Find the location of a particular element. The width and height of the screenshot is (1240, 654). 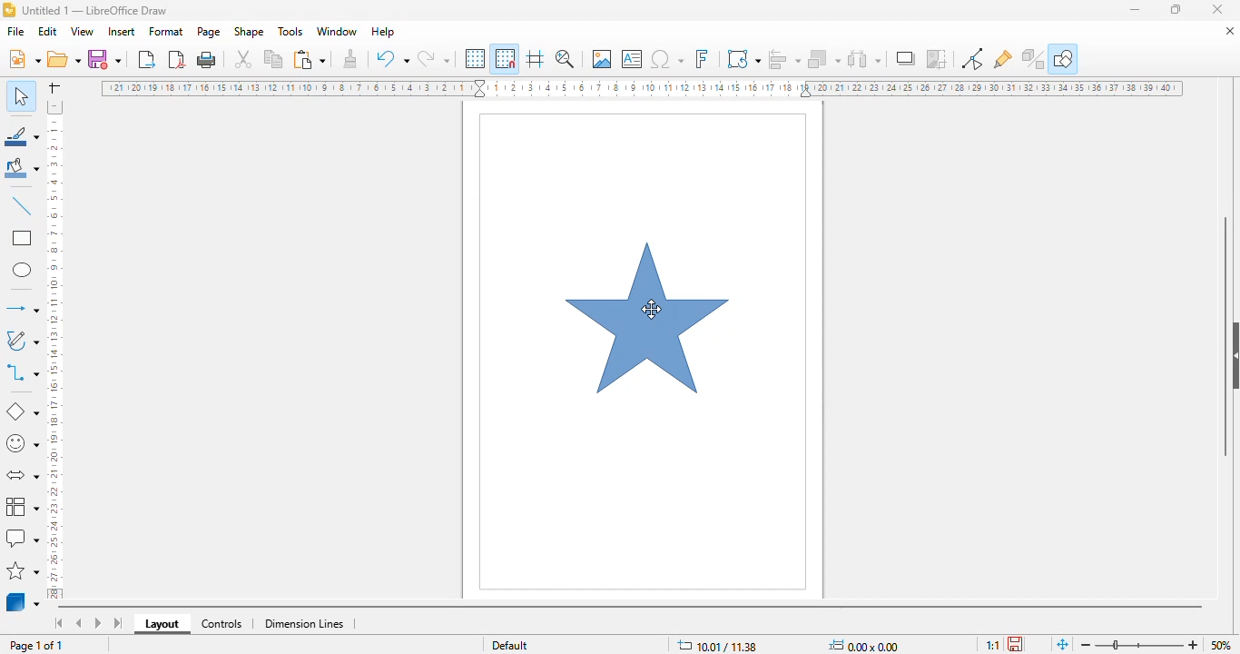

window is located at coordinates (337, 31).